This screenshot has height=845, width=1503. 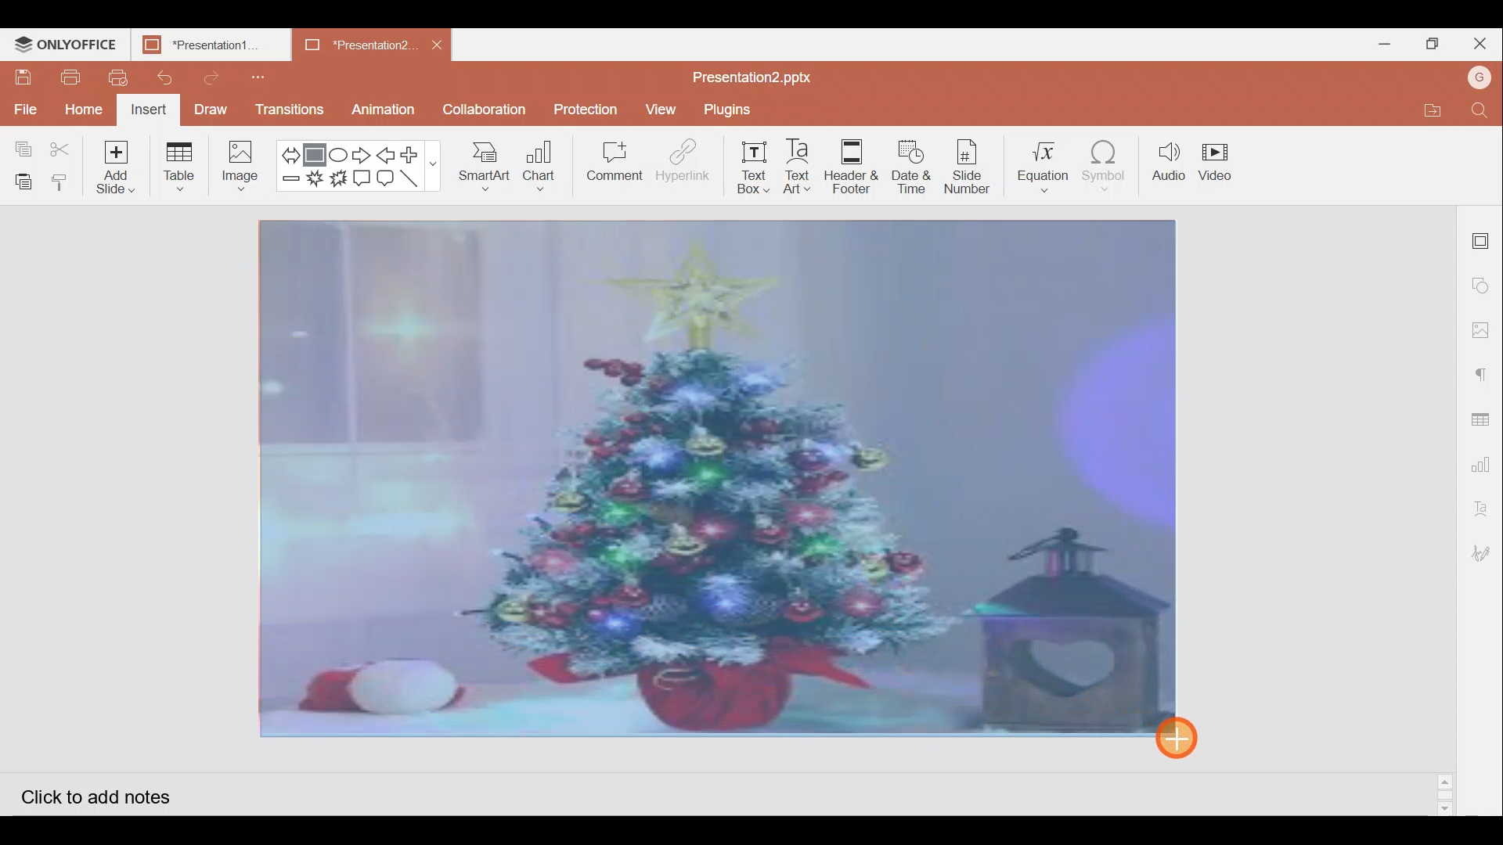 What do you see at coordinates (1484, 111) in the screenshot?
I see `Find` at bounding box center [1484, 111].